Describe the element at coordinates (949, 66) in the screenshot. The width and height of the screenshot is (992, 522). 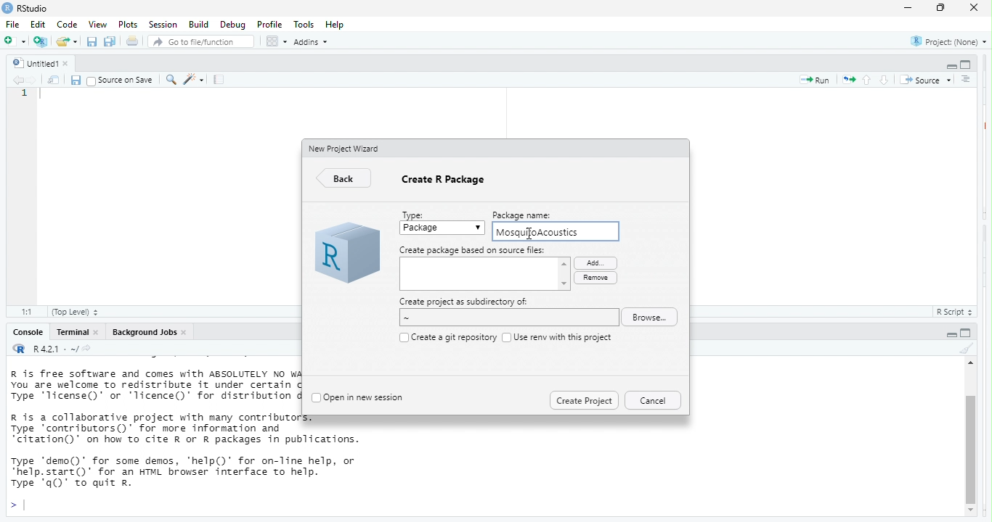
I see `hide r script` at that location.